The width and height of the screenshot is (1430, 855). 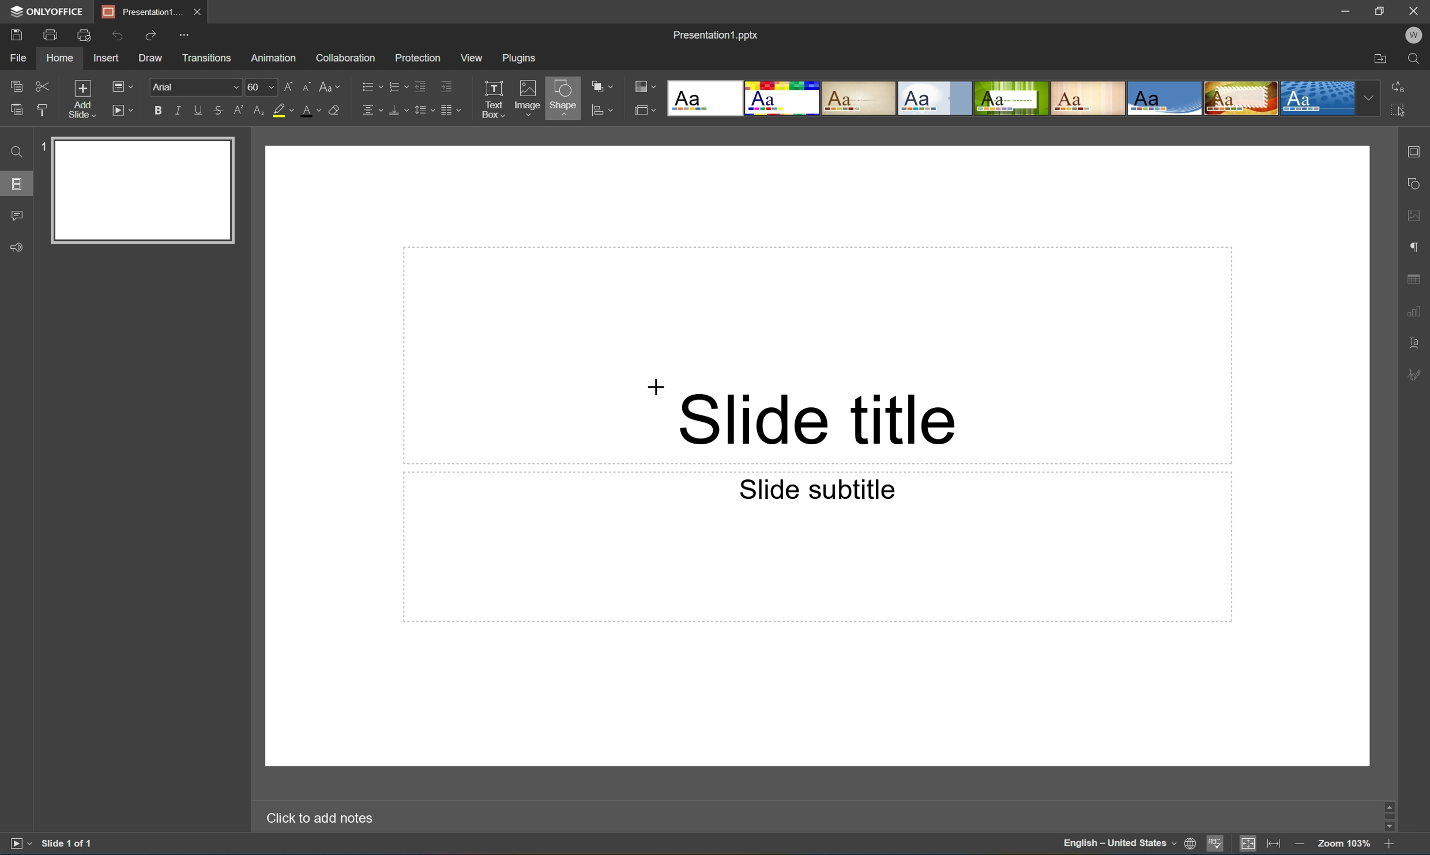 I want to click on Change color theme, so click(x=645, y=87).